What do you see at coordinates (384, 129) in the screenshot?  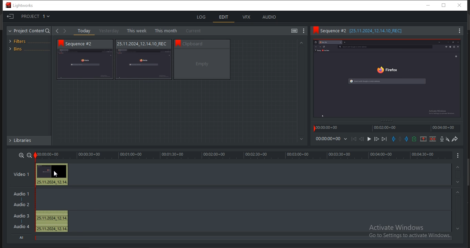 I see `time stamp` at bounding box center [384, 129].